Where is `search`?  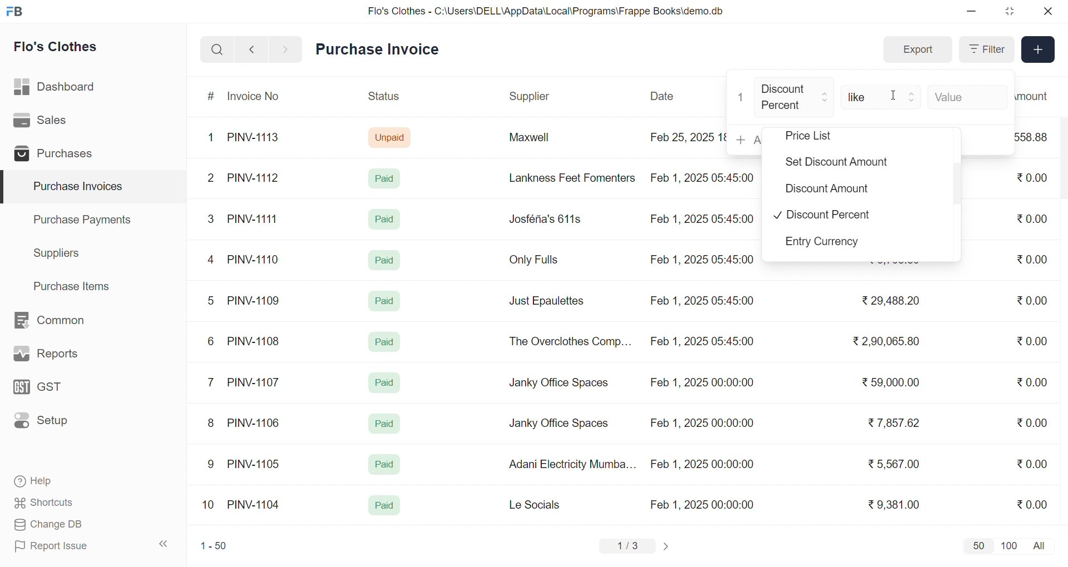
search is located at coordinates (217, 49).